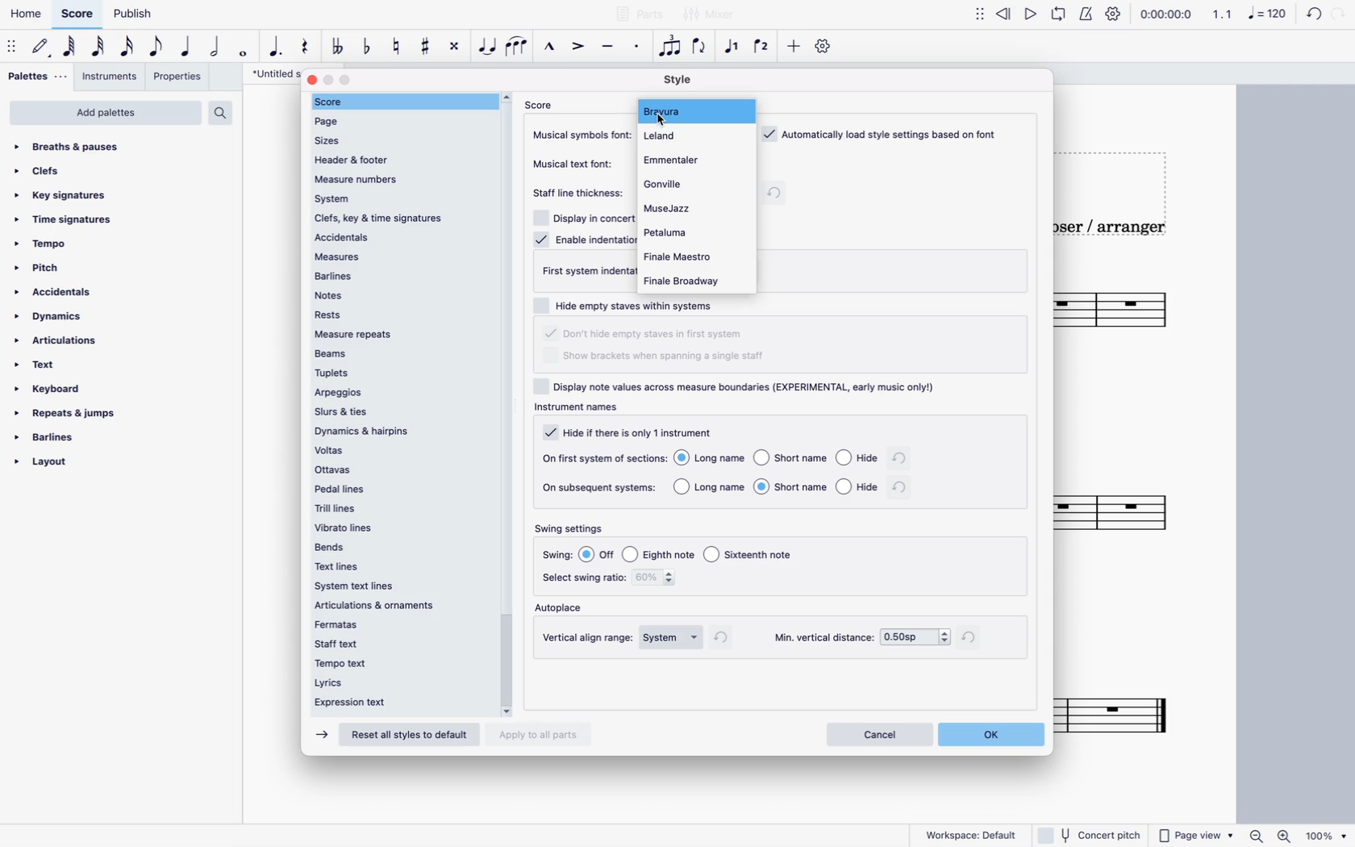 This screenshot has height=847, width=1355. What do you see at coordinates (401, 624) in the screenshot?
I see `fermatas` at bounding box center [401, 624].